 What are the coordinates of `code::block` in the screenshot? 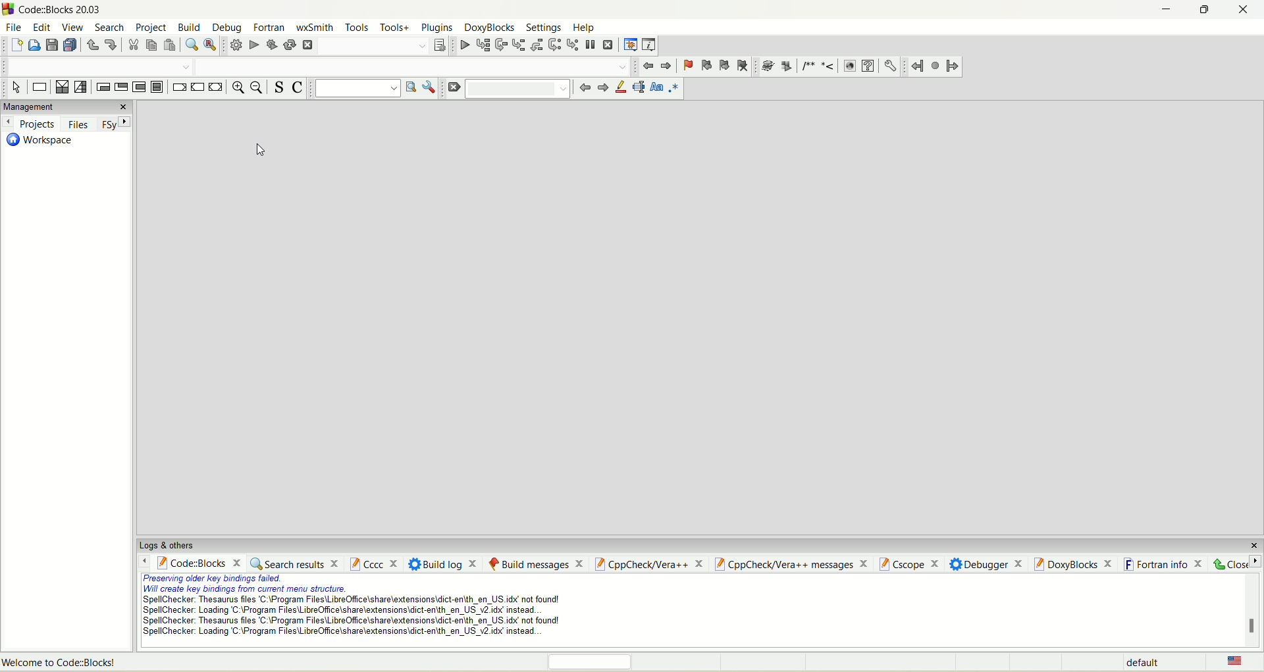 It's located at (195, 562).